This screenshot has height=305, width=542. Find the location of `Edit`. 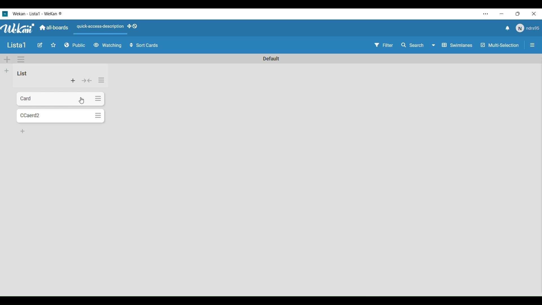

Edit is located at coordinates (40, 45).